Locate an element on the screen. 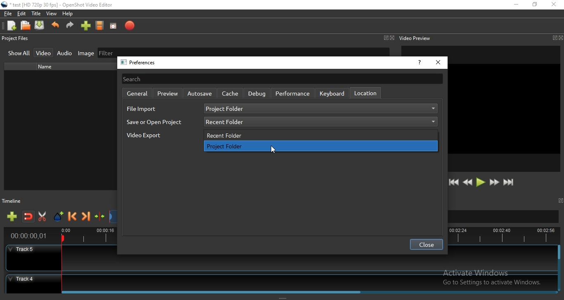 The width and height of the screenshot is (564, 300). Choose profiles is located at coordinates (100, 26).